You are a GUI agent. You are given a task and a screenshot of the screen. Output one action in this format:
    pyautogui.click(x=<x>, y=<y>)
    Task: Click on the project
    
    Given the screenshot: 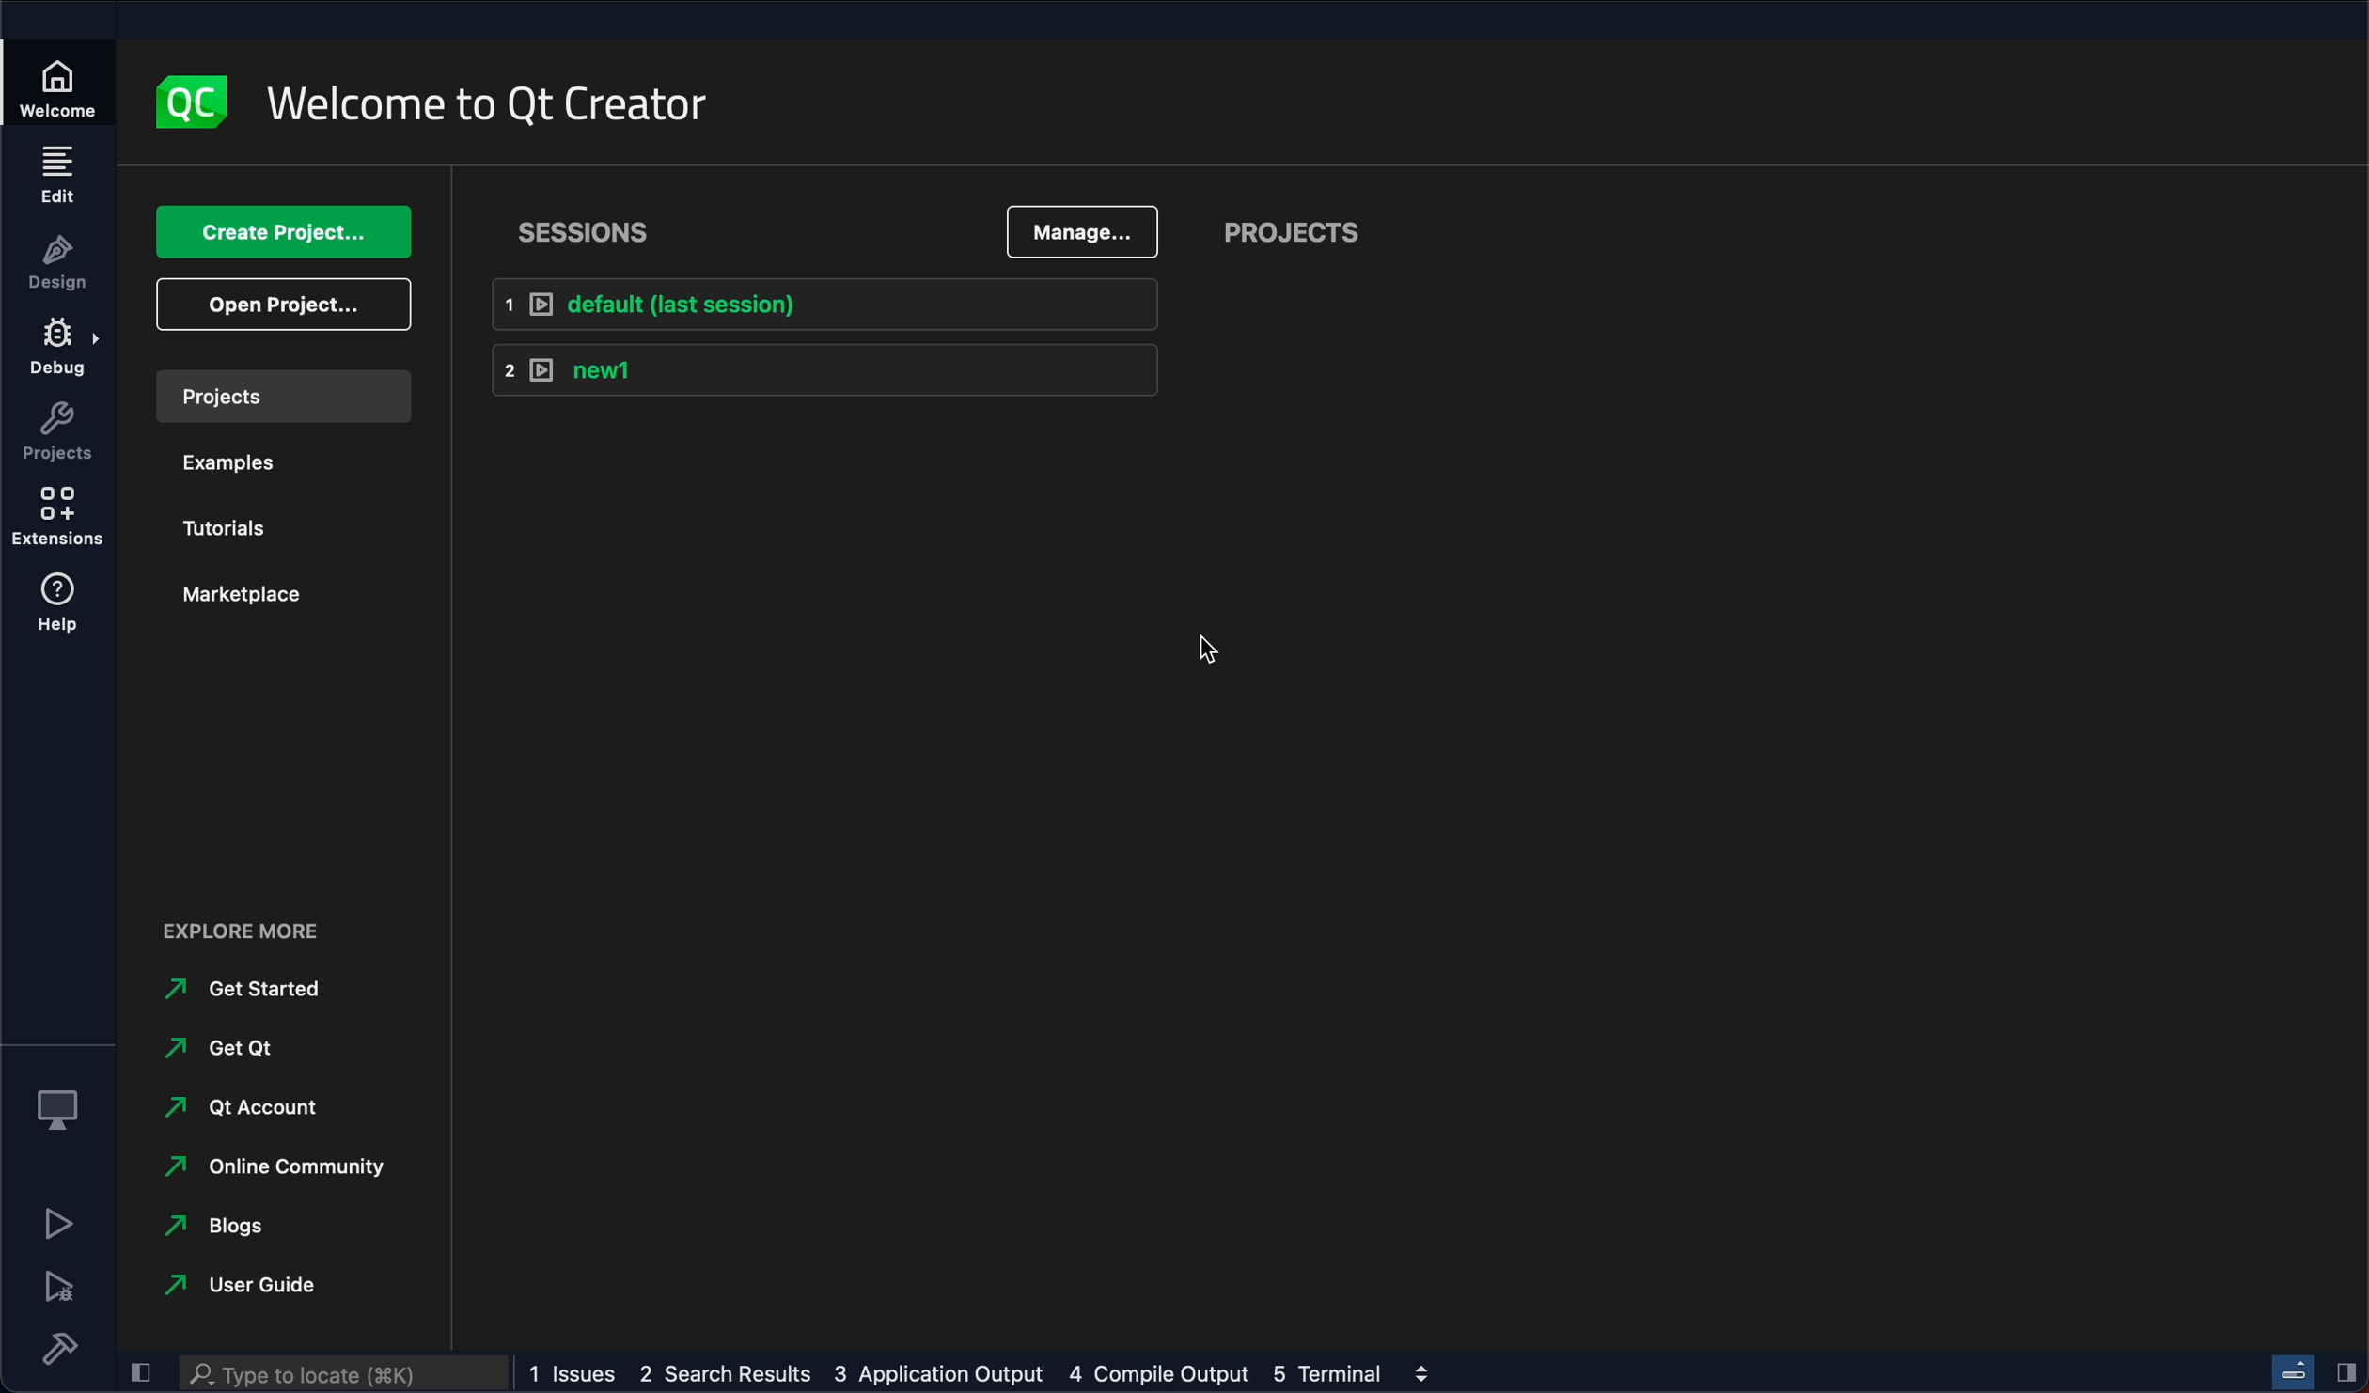 What is the action you would take?
    pyautogui.click(x=1310, y=227)
    